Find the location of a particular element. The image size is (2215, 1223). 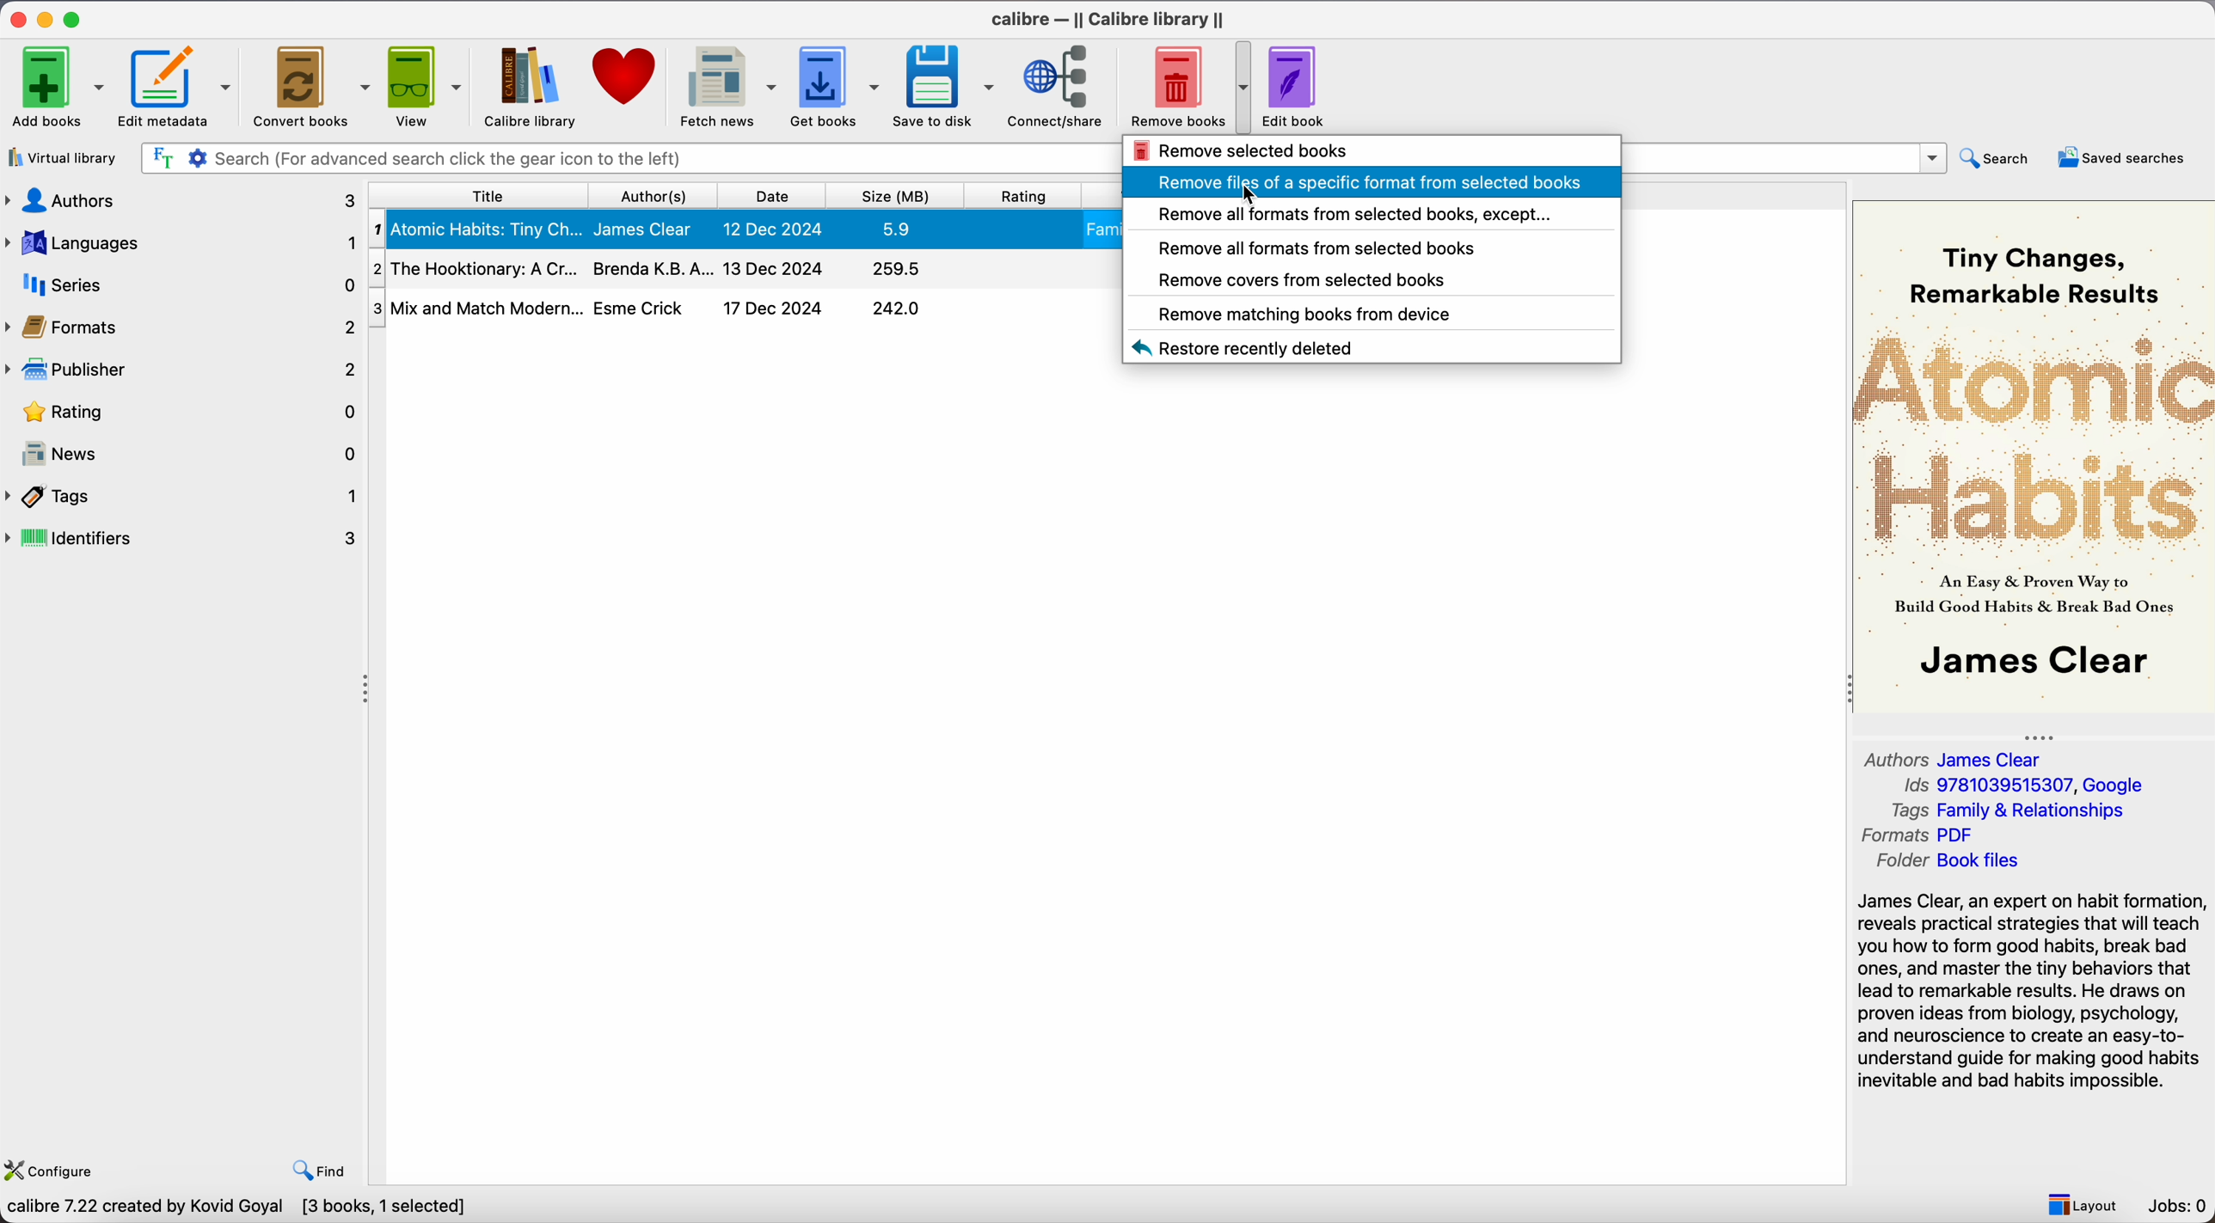

James Clear is located at coordinates (645, 229).